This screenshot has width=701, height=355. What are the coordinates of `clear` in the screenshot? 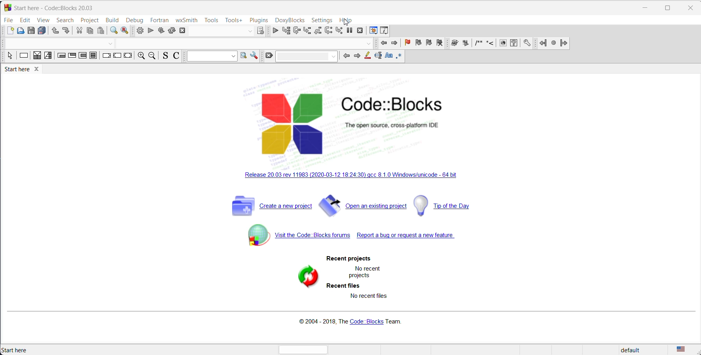 It's located at (269, 57).